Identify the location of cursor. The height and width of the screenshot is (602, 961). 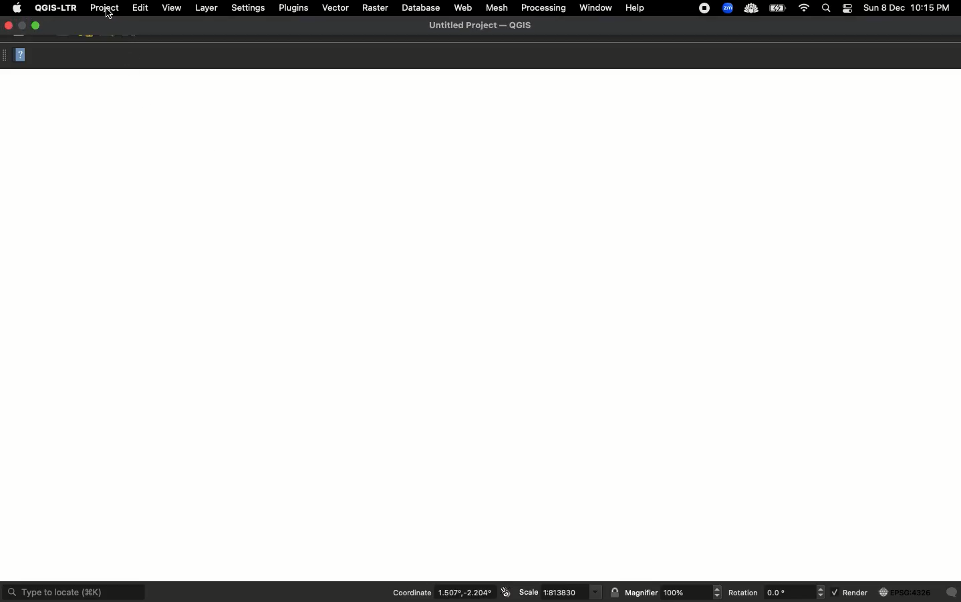
(108, 15).